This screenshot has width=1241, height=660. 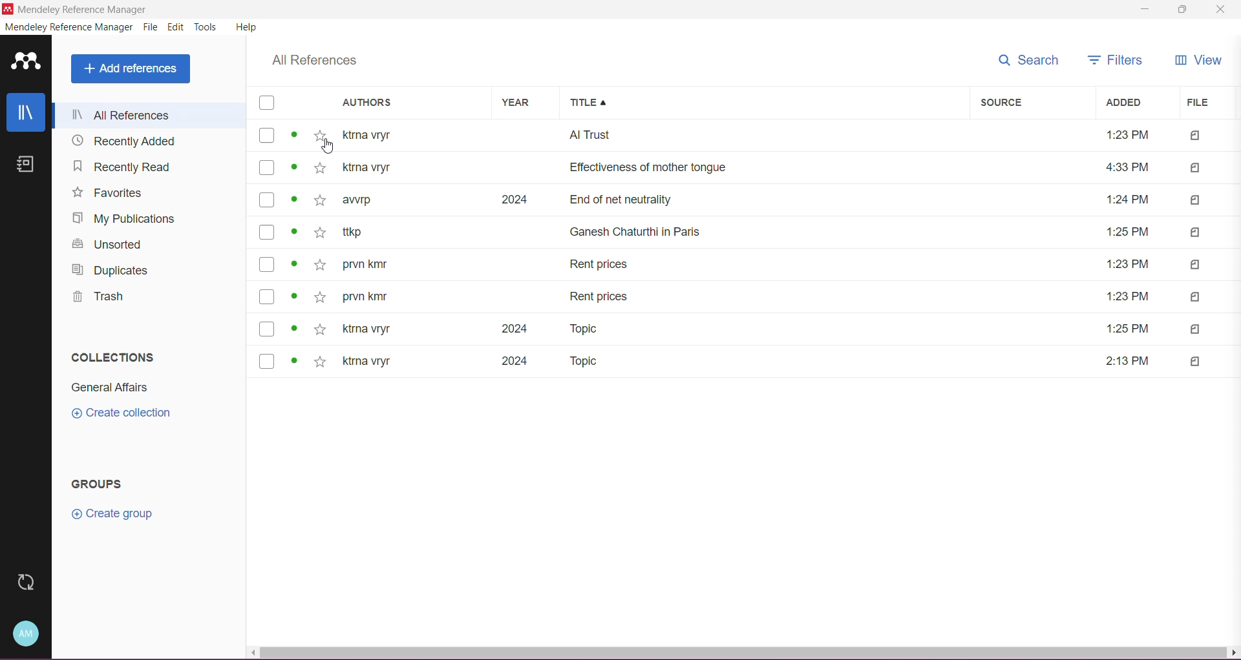 I want to click on Add to favorite, so click(x=319, y=136).